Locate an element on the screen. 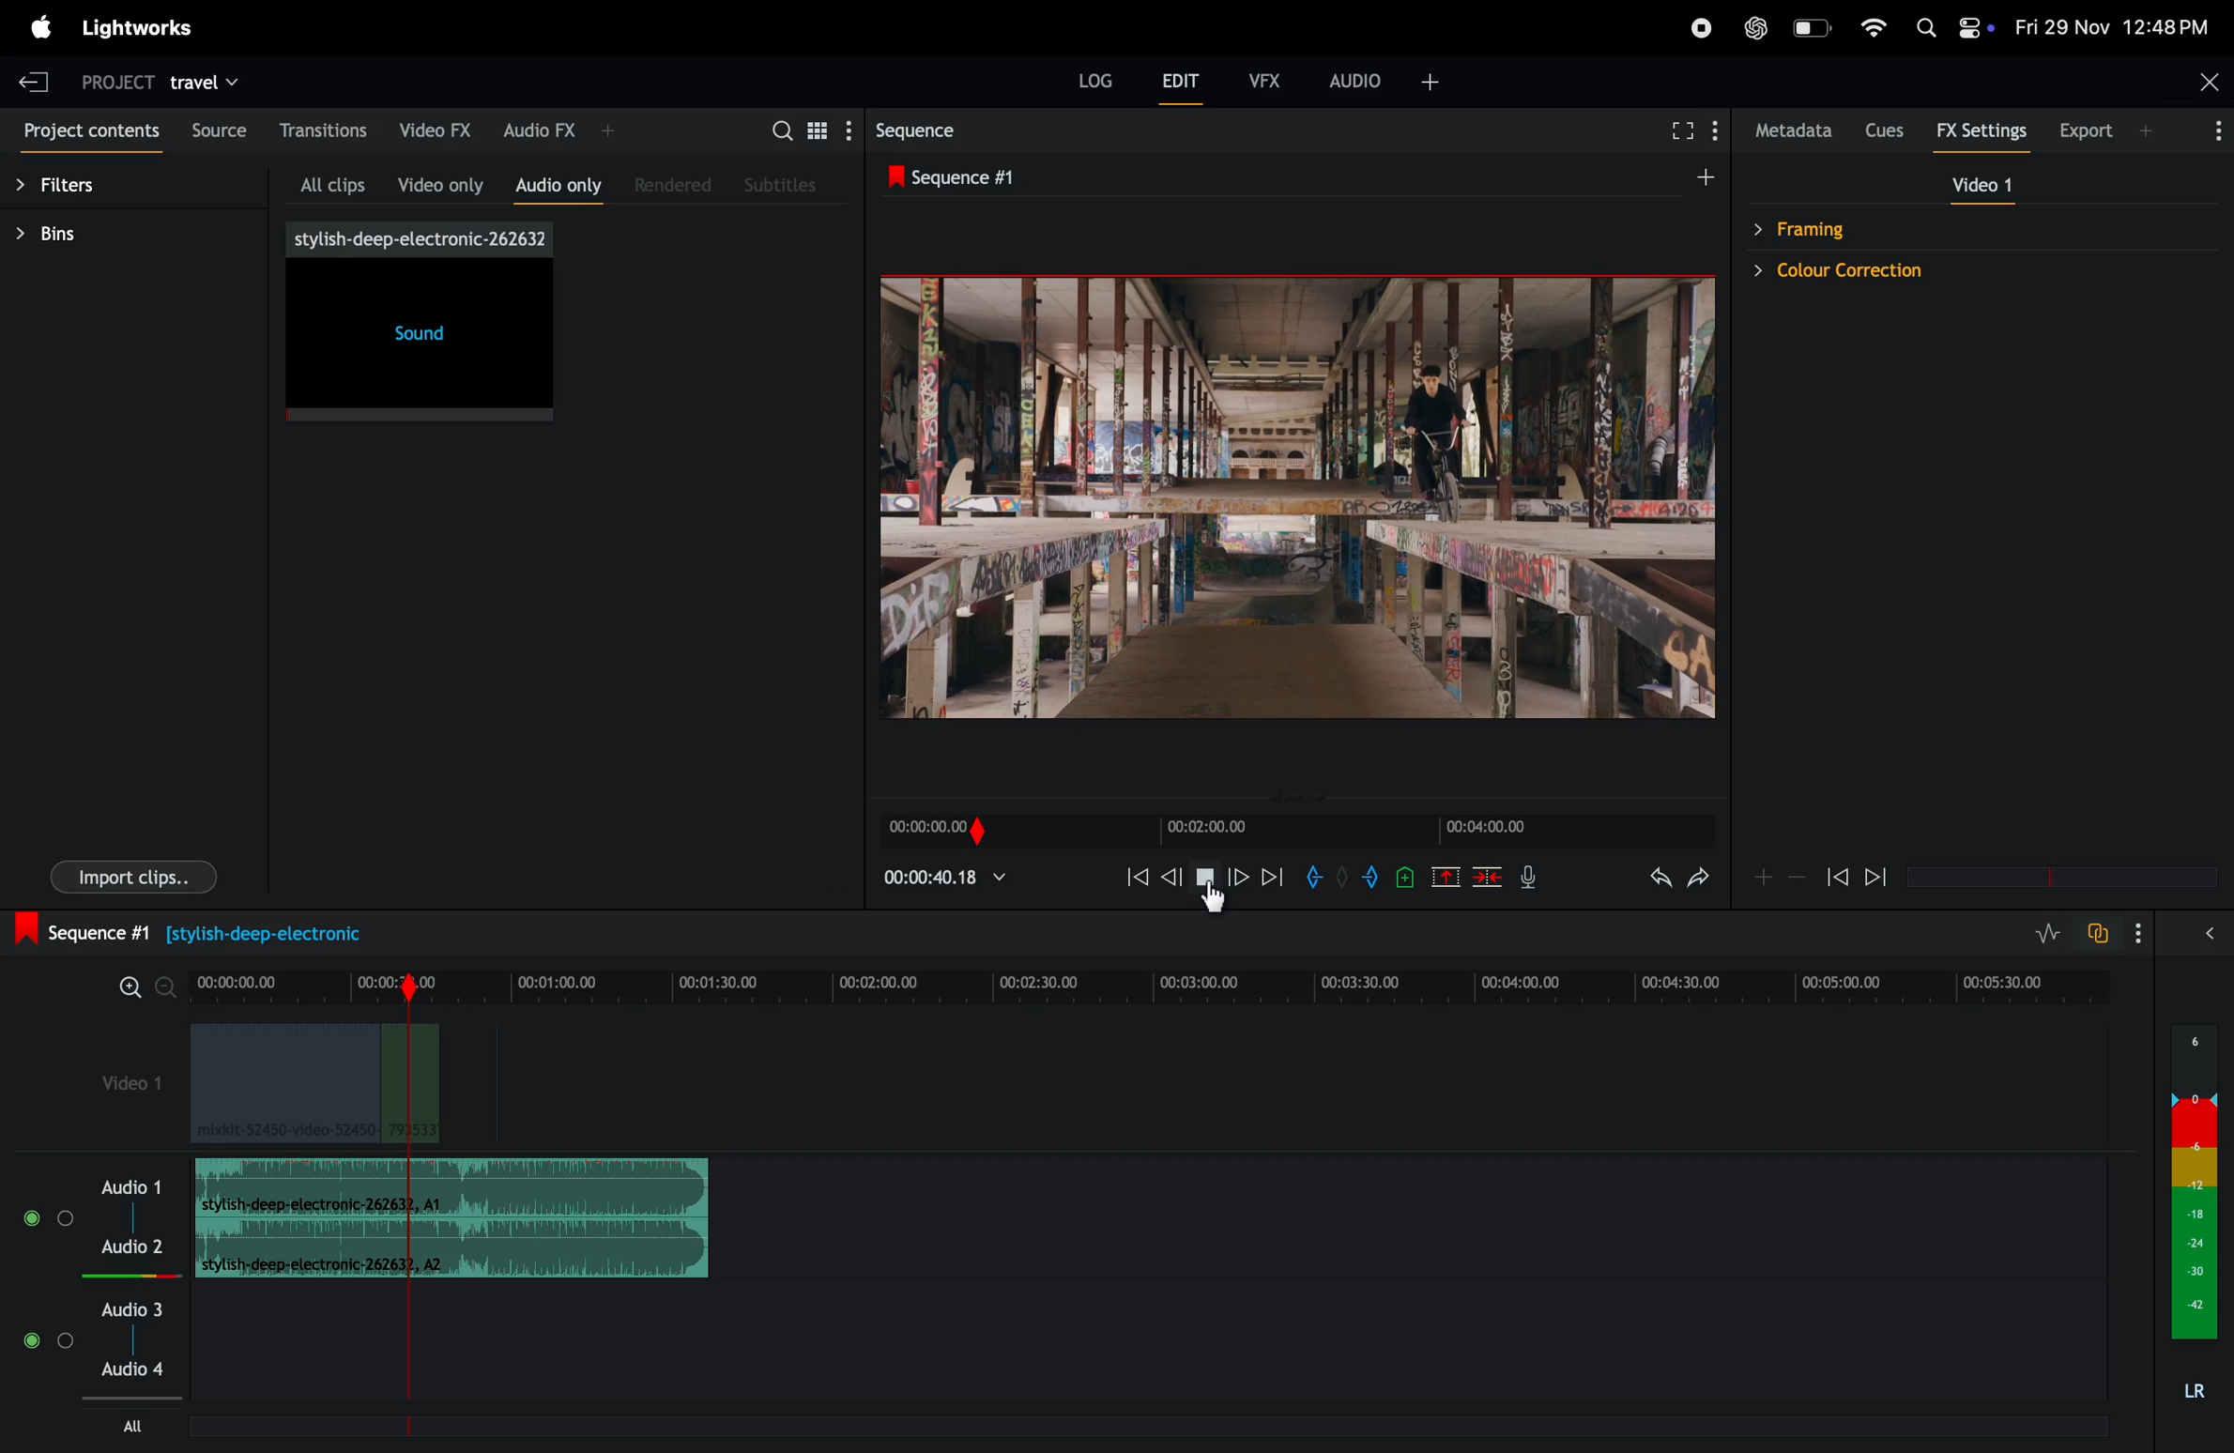 The height and width of the screenshot is (1453, 2234). time frame is located at coordinates (1299, 827).